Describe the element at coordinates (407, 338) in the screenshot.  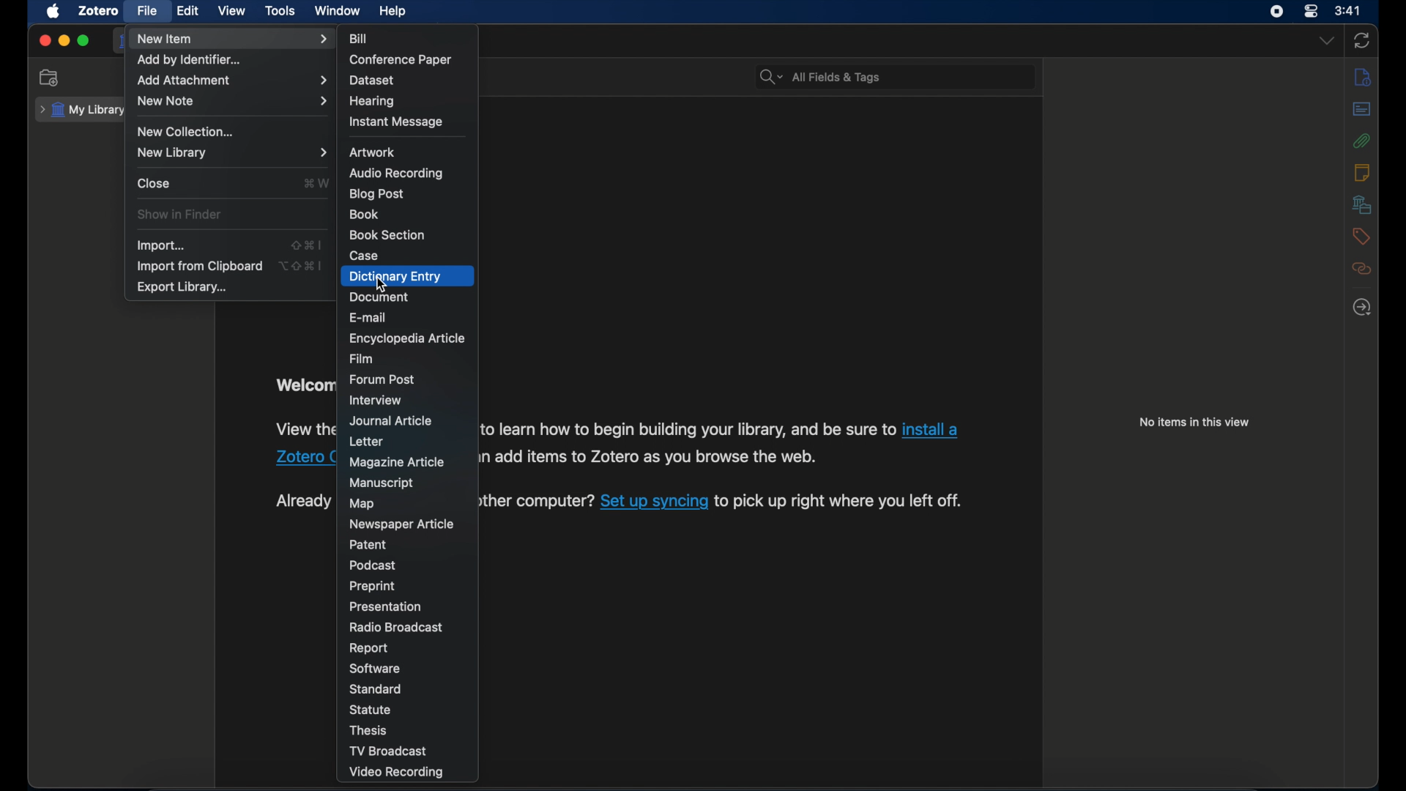
I see `encyclopedia article` at that location.